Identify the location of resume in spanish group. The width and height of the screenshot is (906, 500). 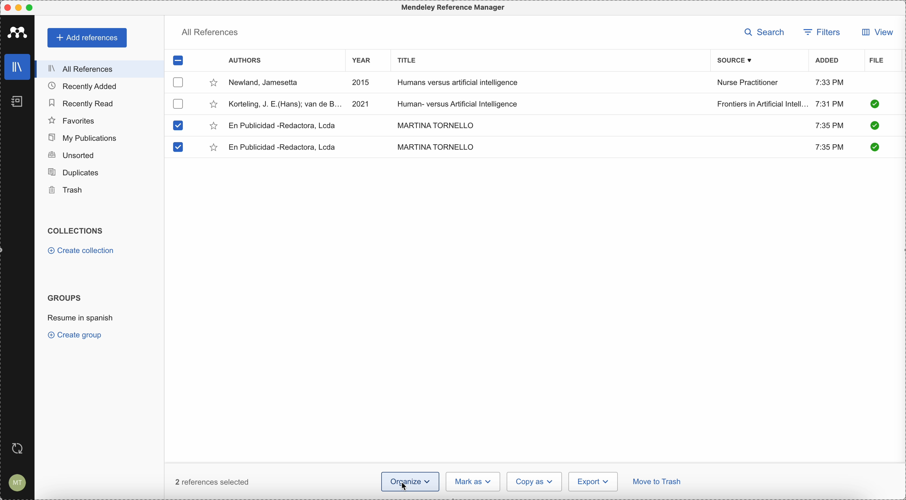
(82, 317).